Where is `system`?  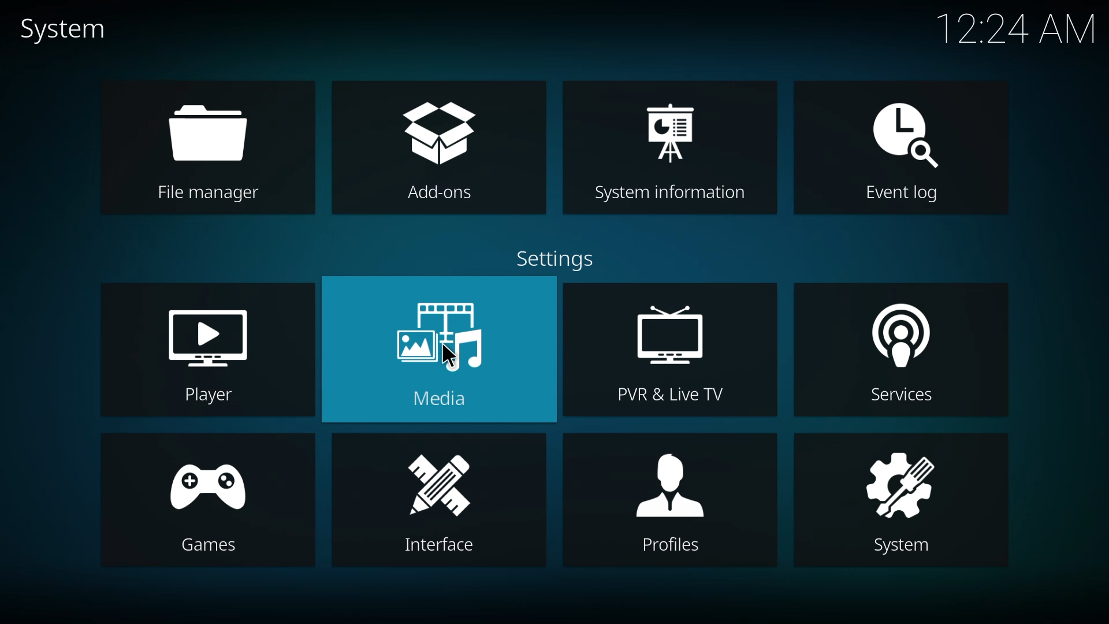
system is located at coordinates (73, 33).